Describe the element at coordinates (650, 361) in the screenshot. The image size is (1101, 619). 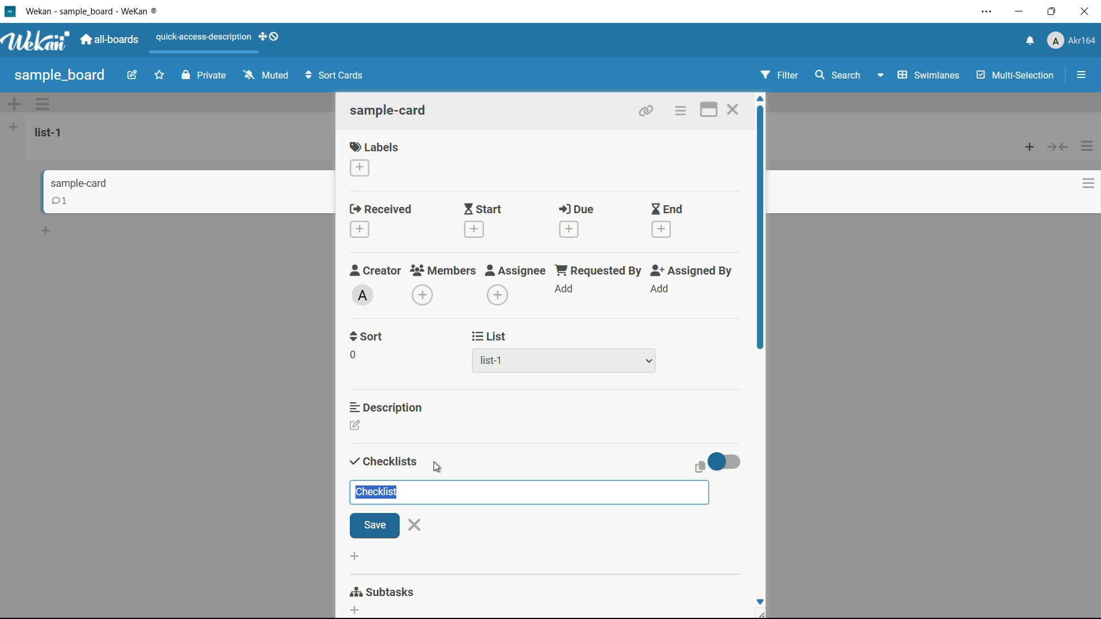
I see `dropdown` at that location.